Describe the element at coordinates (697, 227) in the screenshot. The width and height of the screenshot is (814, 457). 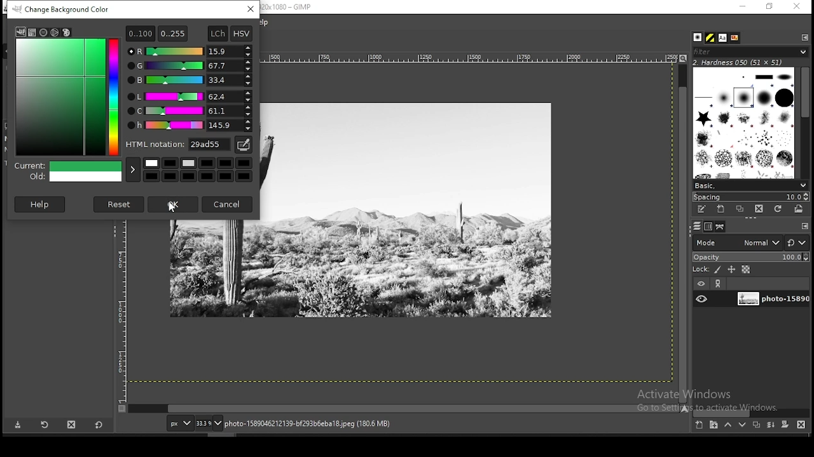
I see `layers` at that location.